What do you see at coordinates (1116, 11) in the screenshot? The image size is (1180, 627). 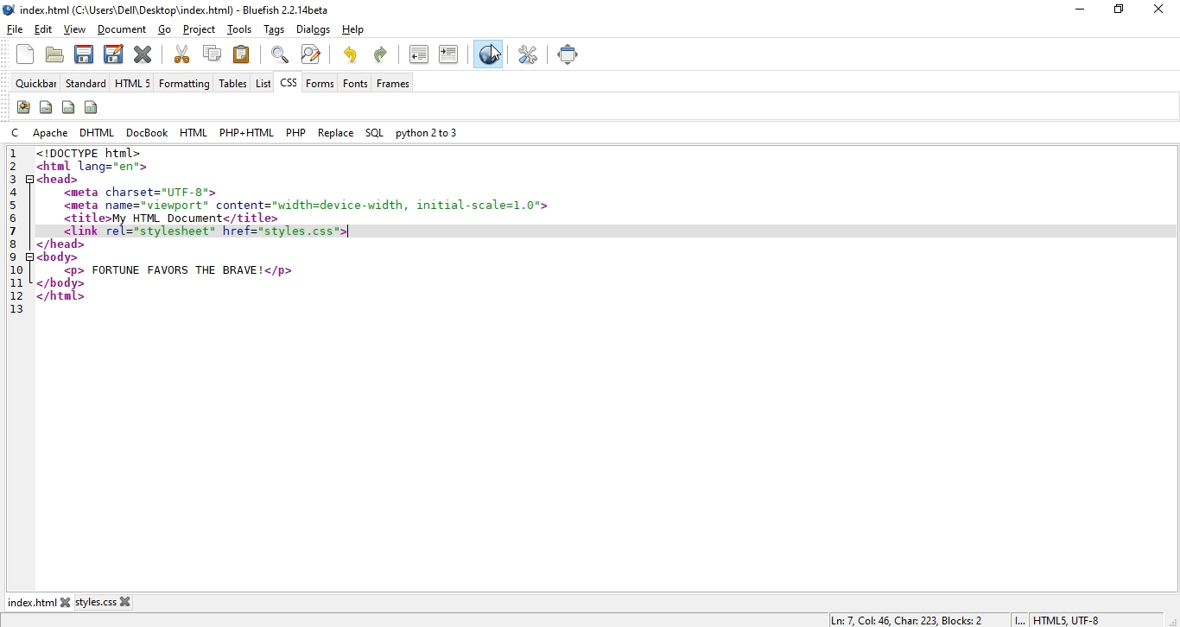 I see `restore window` at bounding box center [1116, 11].